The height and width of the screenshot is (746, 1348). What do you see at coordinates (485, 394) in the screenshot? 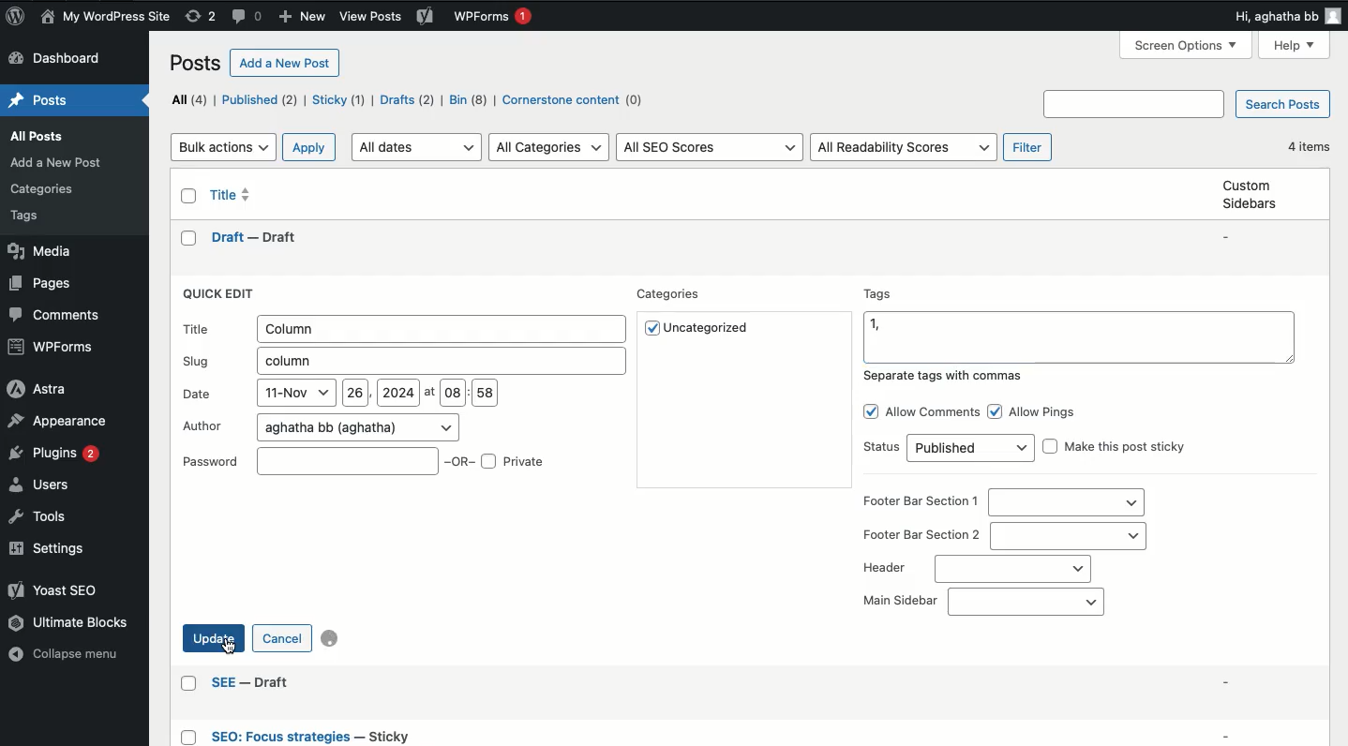
I see `58` at bounding box center [485, 394].